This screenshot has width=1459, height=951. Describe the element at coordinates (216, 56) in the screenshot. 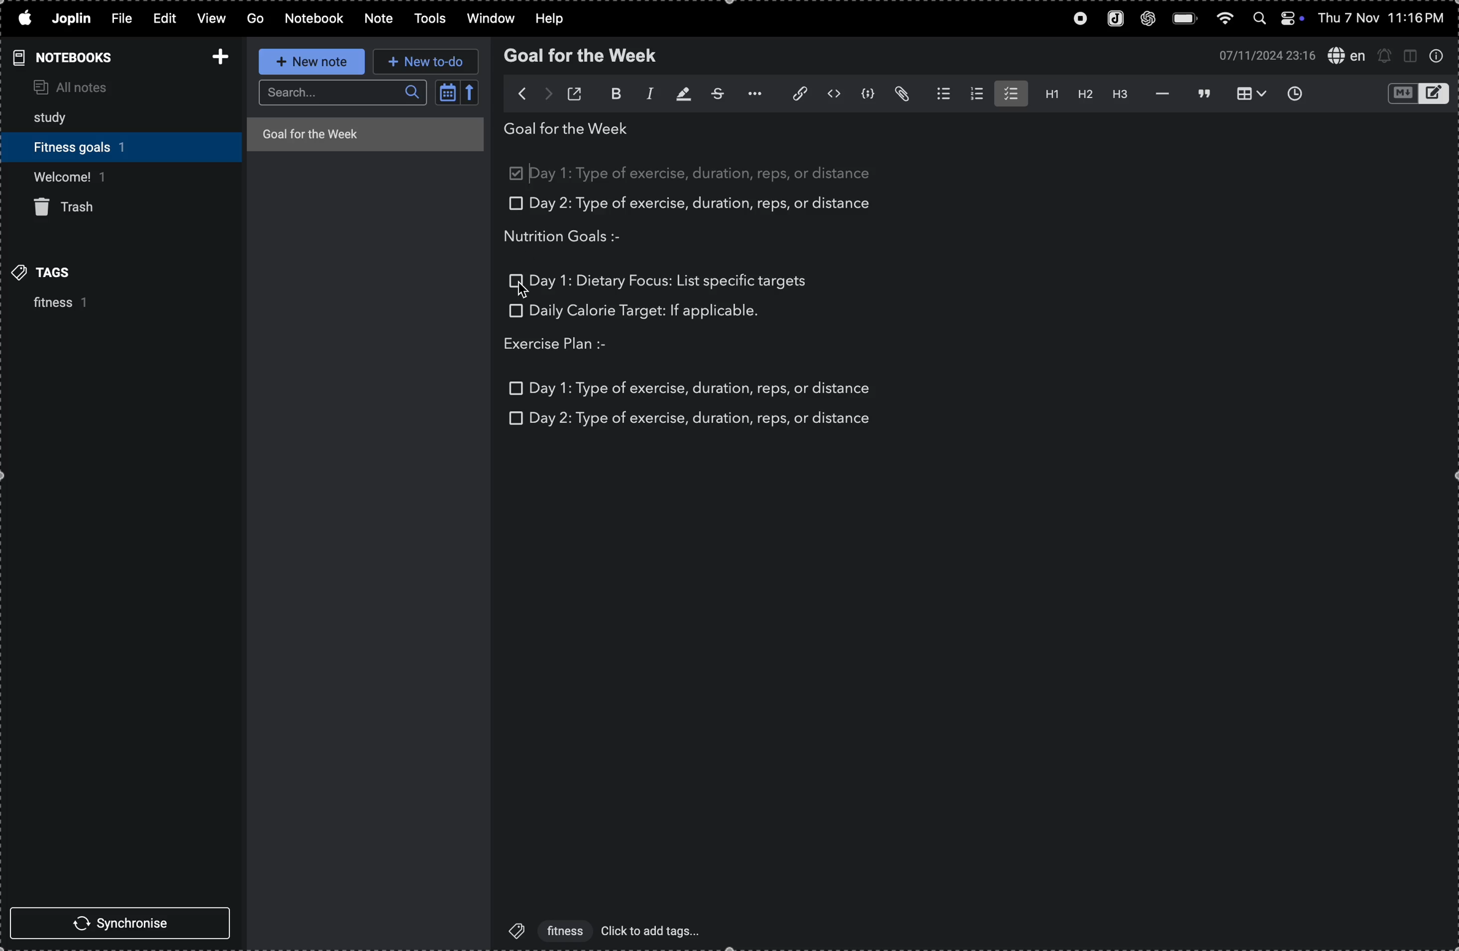

I see `add notebook` at that location.